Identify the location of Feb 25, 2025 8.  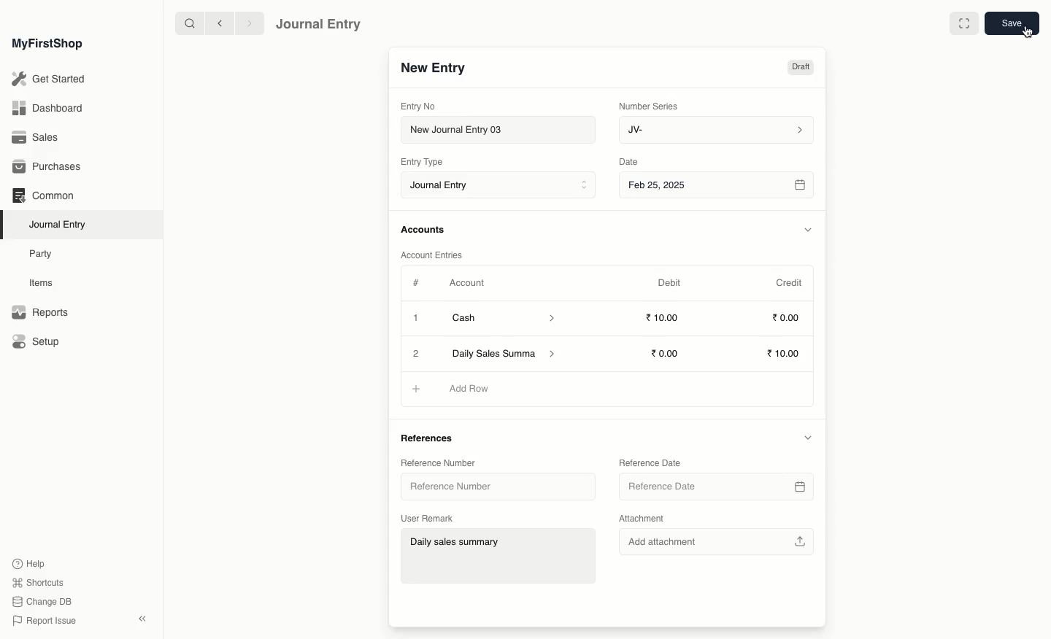
(717, 185).